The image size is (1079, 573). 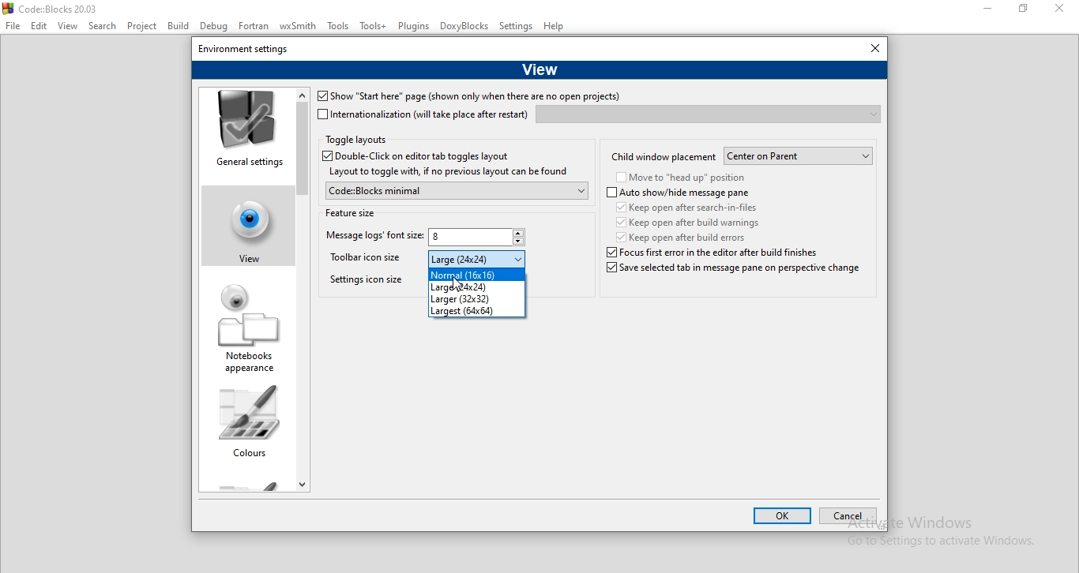 What do you see at coordinates (475, 310) in the screenshot?
I see `largest(64x64)` at bounding box center [475, 310].